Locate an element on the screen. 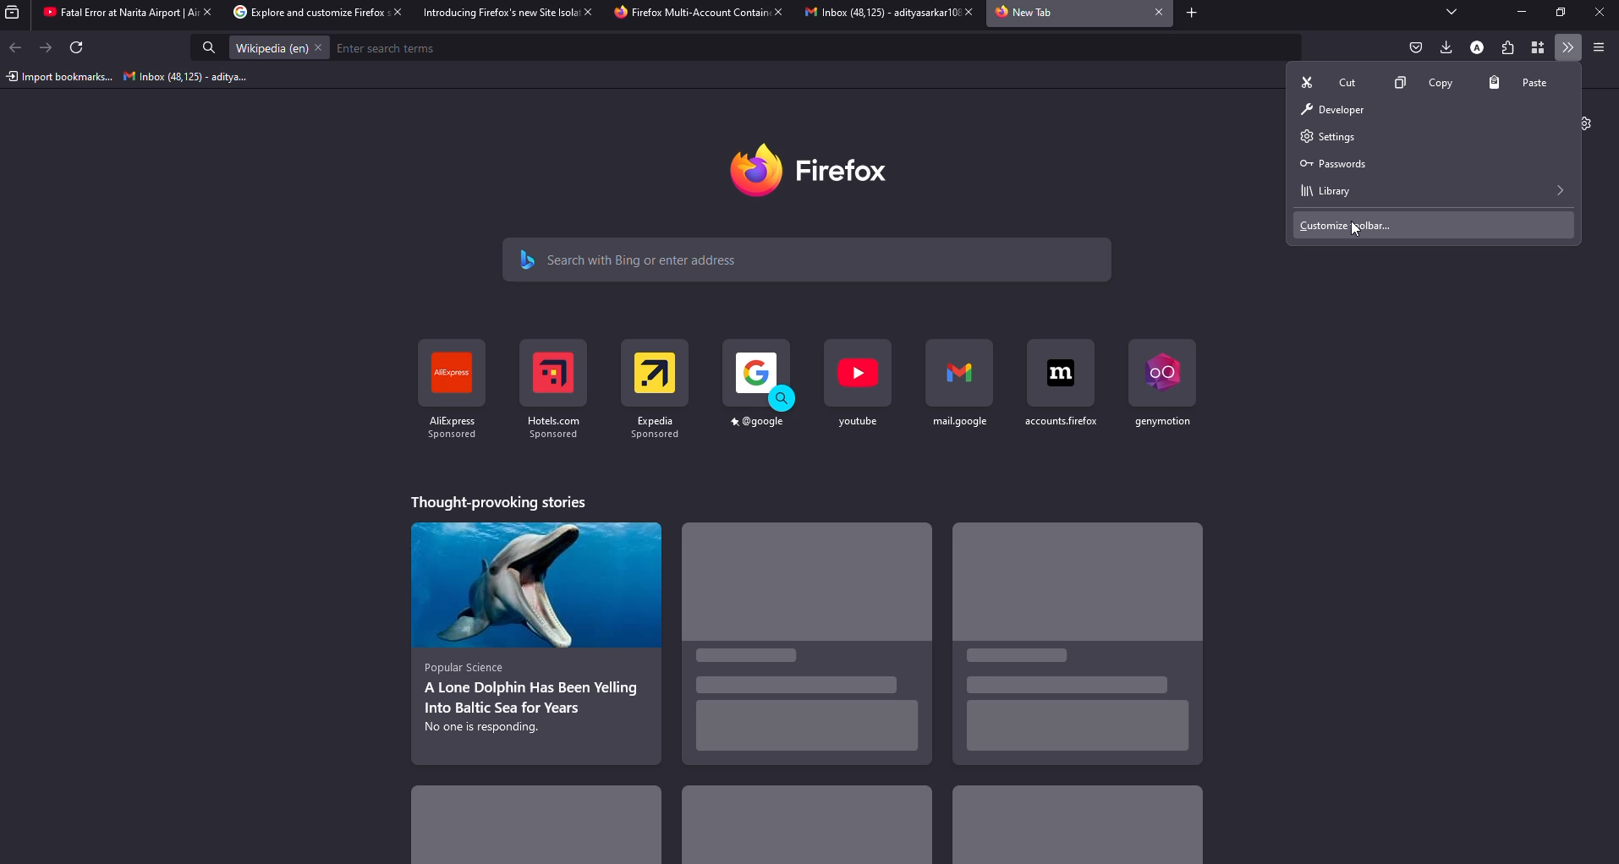 The height and width of the screenshot is (864, 1619). tab is located at coordinates (871, 14).